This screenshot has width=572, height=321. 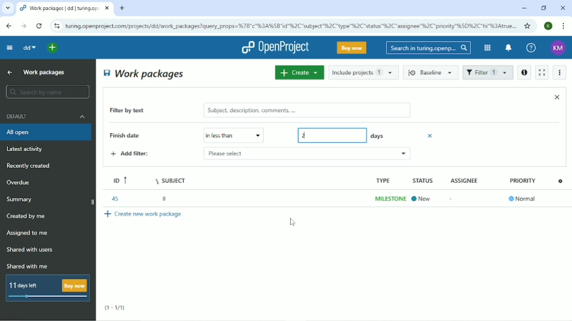 What do you see at coordinates (521, 180) in the screenshot?
I see `PRIORITY` at bounding box center [521, 180].